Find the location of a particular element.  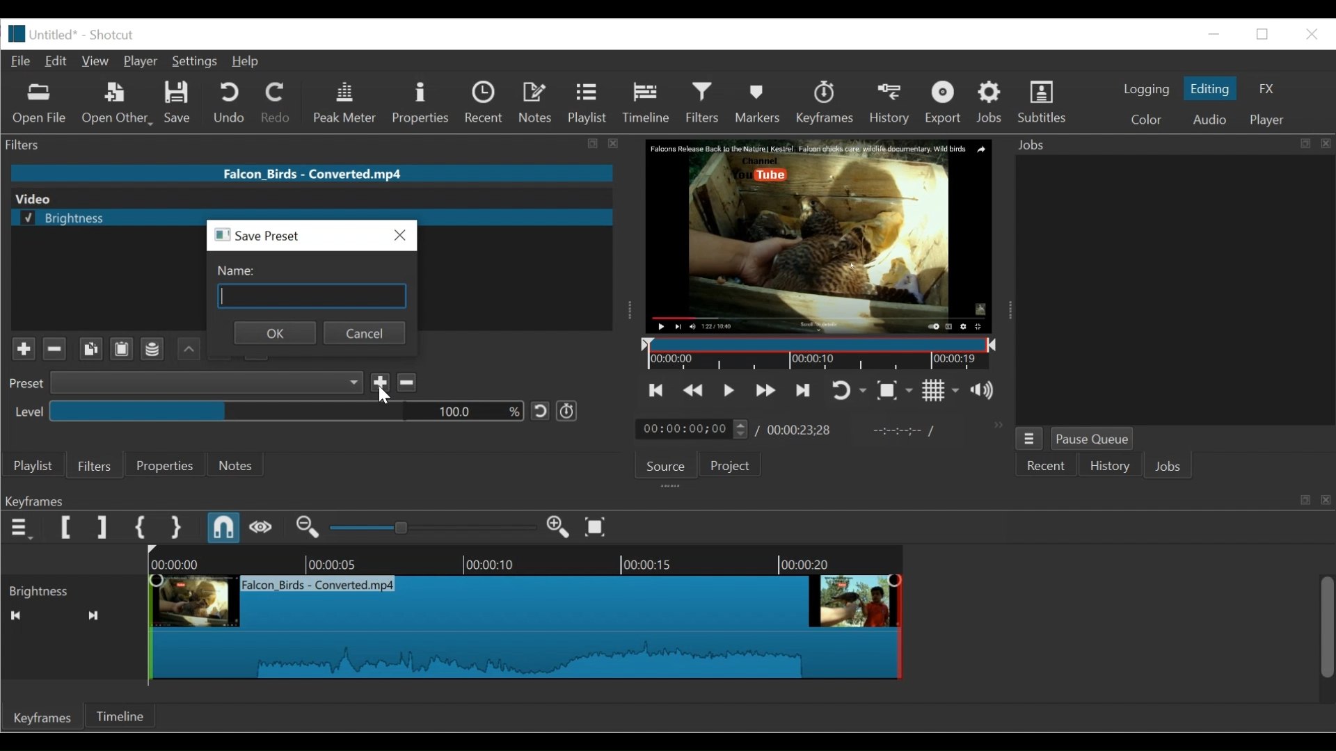

Skip to the next point is located at coordinates (800, 391).